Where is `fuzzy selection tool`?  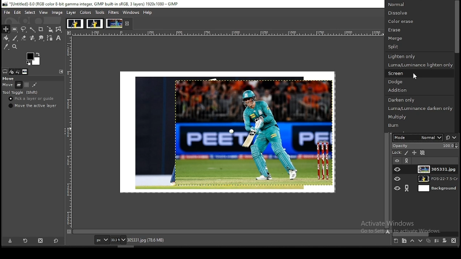
fuzzy selection tool is located at coordinates (32, 29).